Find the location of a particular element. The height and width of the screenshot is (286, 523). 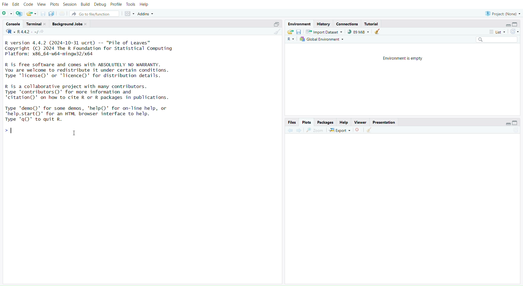

R 4.4.2~/ is located at coordinates (27, 32).